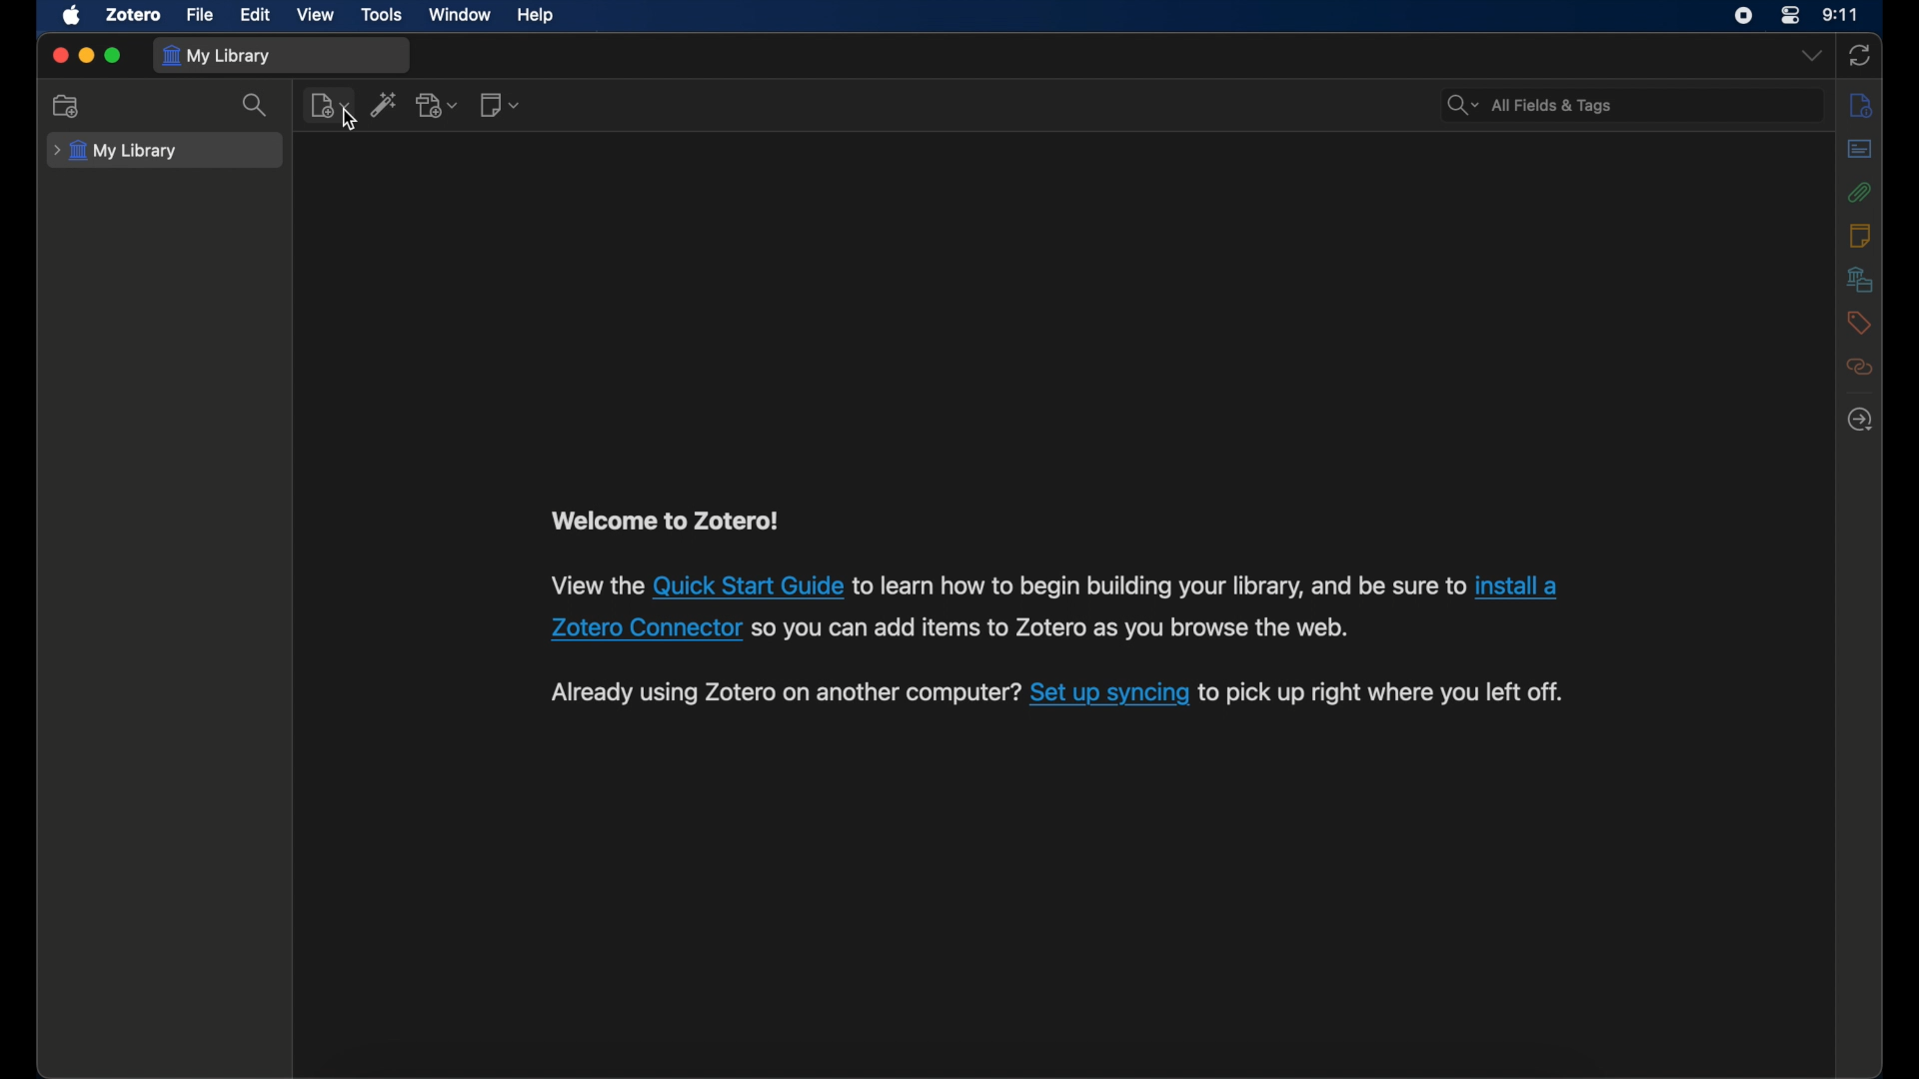 This screenshot has height=1079, width=1919. Describe the element at coordinates (382, 15) in the screenshot. I see `tools` at that location.